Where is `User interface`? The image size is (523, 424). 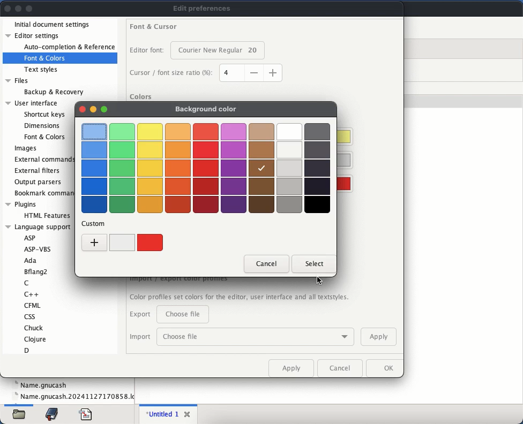 User interface is located at coordinates (32, 103).